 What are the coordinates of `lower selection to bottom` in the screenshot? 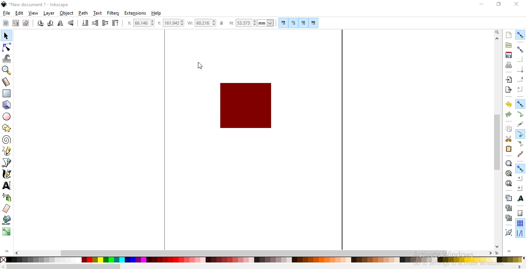 It's located at (85, 23).